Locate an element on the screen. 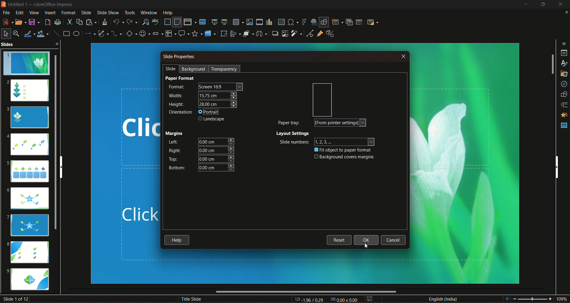 This screenshot has width=570, height=303. callout shapes is located at coordinates (184, 33).